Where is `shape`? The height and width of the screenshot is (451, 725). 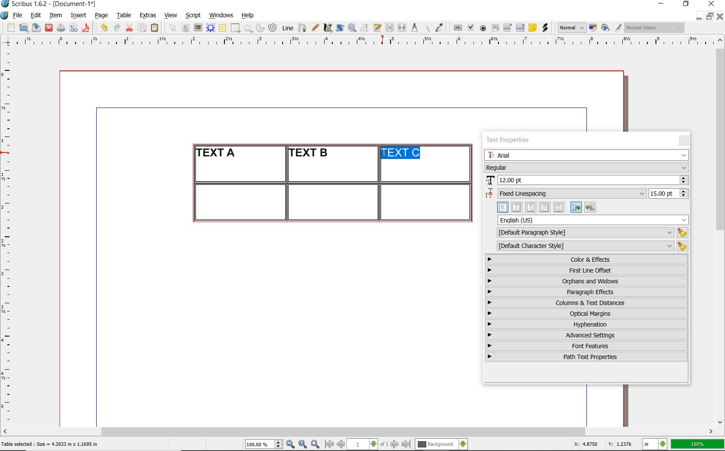
shape is located at coordinates (236, 29).